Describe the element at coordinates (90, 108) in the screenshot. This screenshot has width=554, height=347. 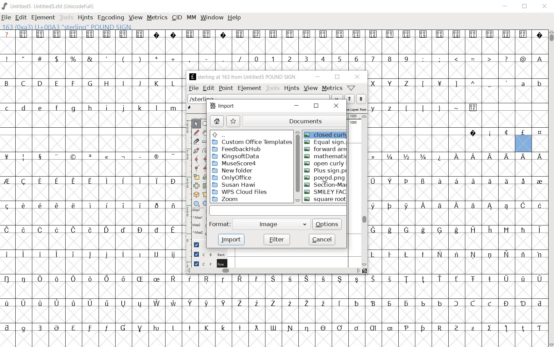
I see `h` at that location.